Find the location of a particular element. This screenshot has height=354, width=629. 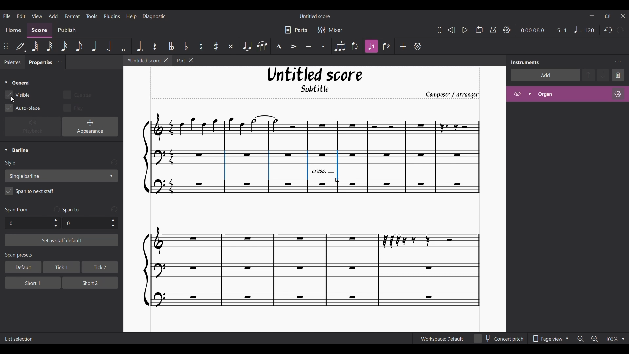

Properties tab, current selection is located at coordinates (38, 63).